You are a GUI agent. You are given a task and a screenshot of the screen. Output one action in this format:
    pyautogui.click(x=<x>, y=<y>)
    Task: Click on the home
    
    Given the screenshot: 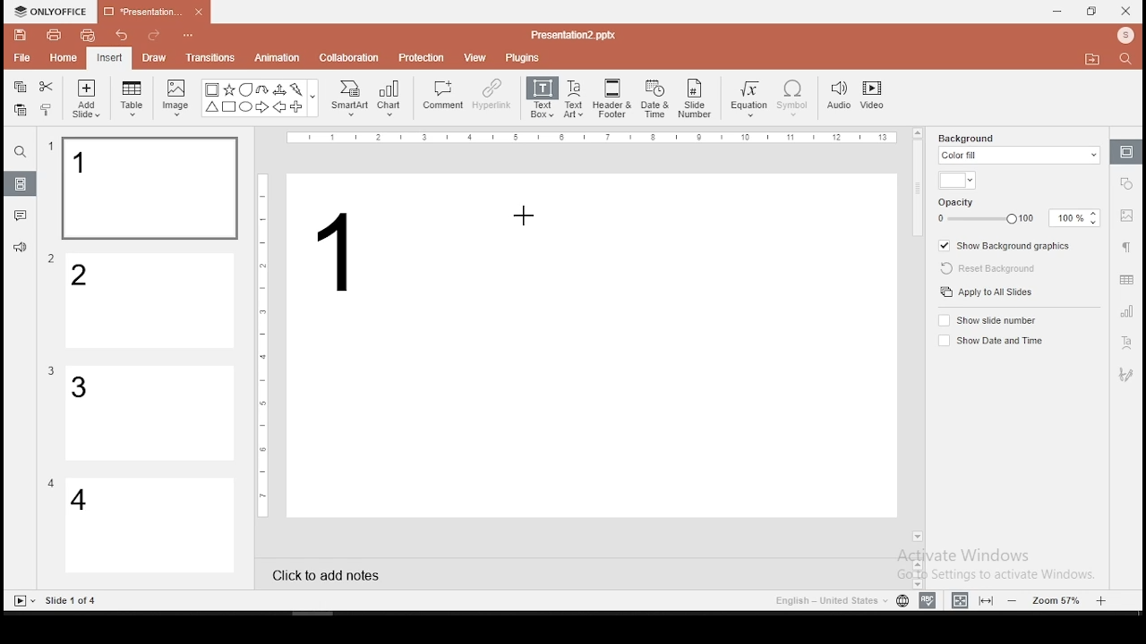 What is the action you would take?
    pyautogui.click(x=62, y=57)
    